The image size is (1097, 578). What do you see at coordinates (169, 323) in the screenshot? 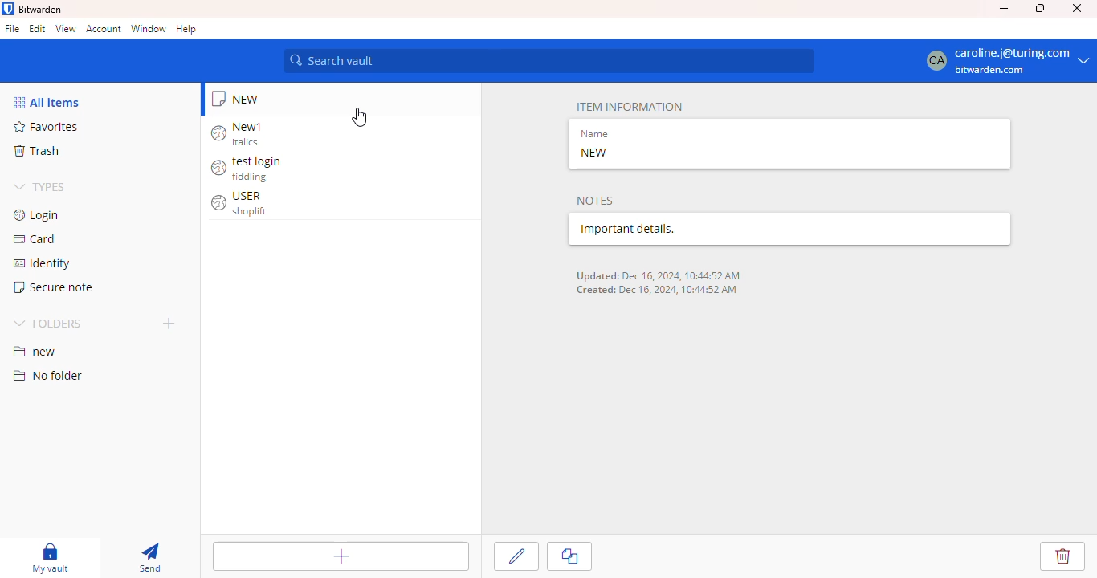
I see `add folder` at bounding box center [169, 323].